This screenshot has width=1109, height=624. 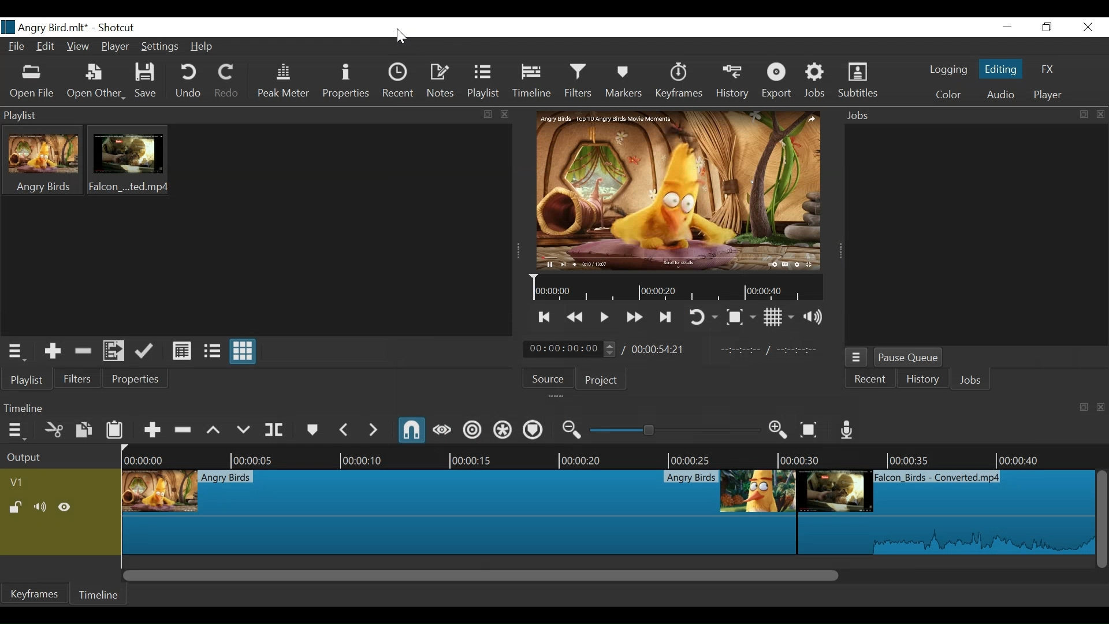 What do you see at coordinates (848, 430) in the screenshot?
I see `Record audio` at bounding box center [848, 430].